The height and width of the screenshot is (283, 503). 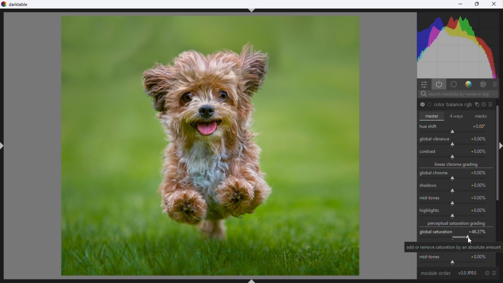 I want to click on Gradient, so click(x=468, y=85).